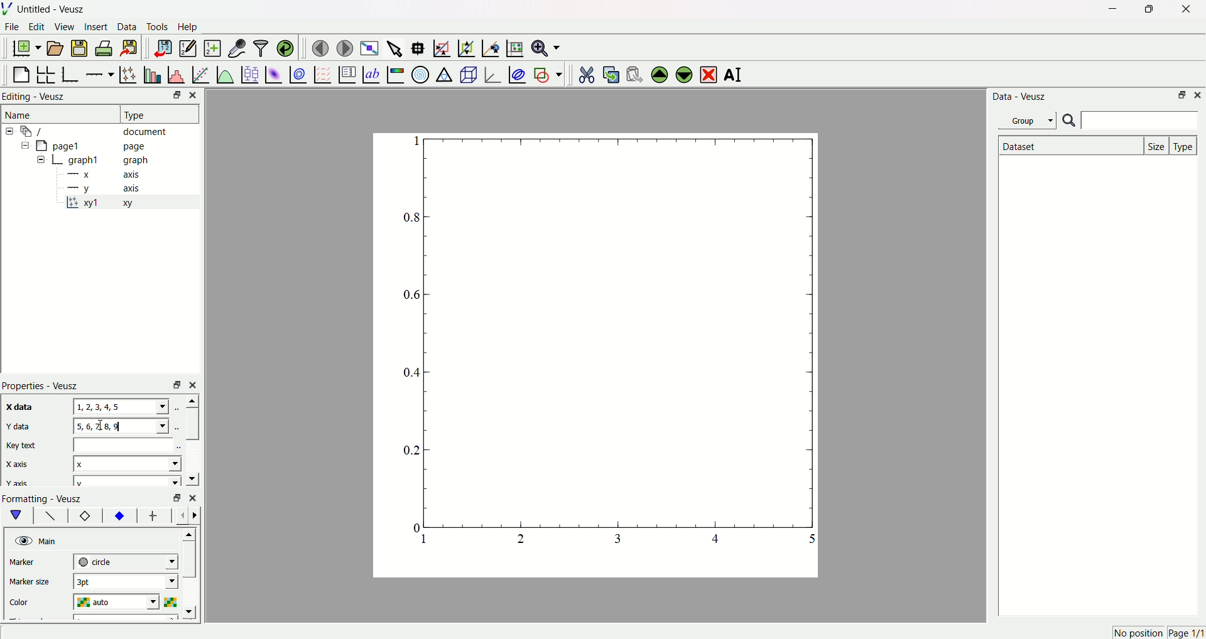  What do you see at coordinates (36, 97) in the screenshot?
I see `Editing - Veusz` at bounding box center [36, 97].